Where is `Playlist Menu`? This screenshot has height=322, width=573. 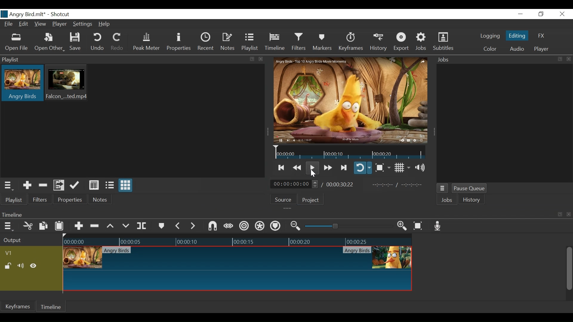 Playlist Menu is located at coordinates (10, 186).